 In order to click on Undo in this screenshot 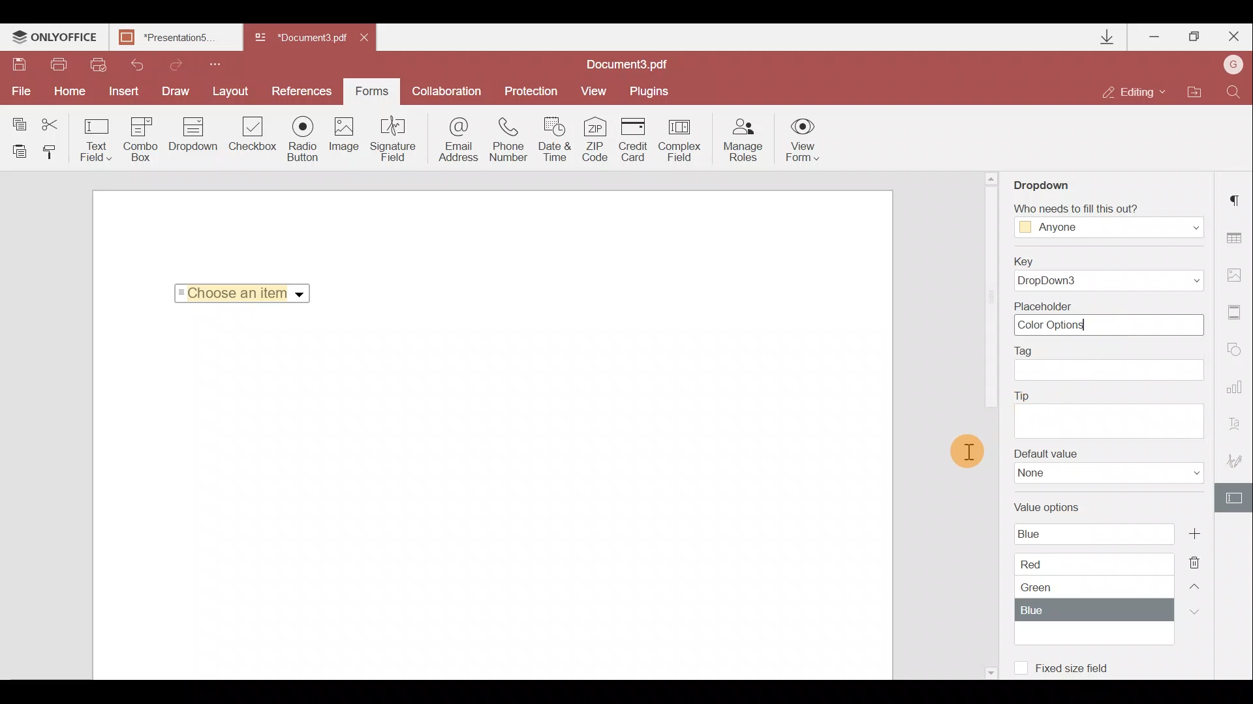, I will do `click(136, 65)`.